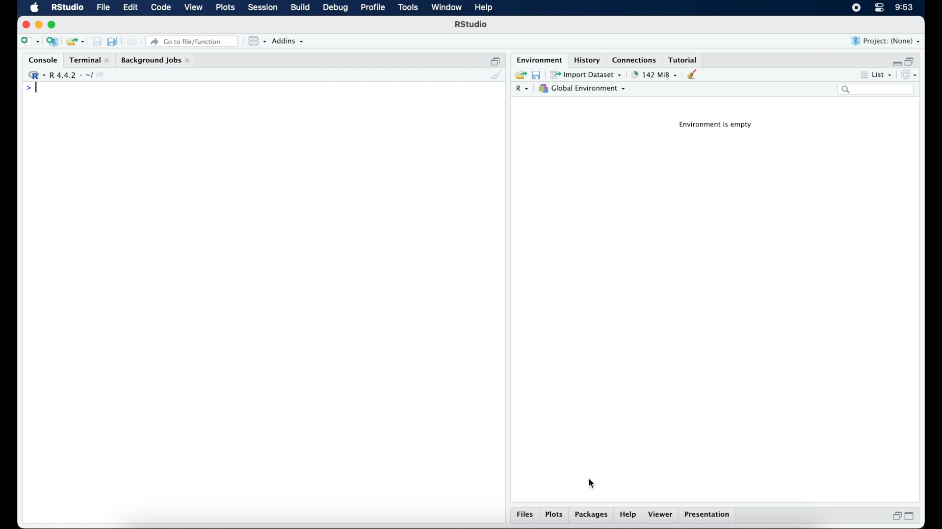  I want to click on 142 MB, so click(654, 74).